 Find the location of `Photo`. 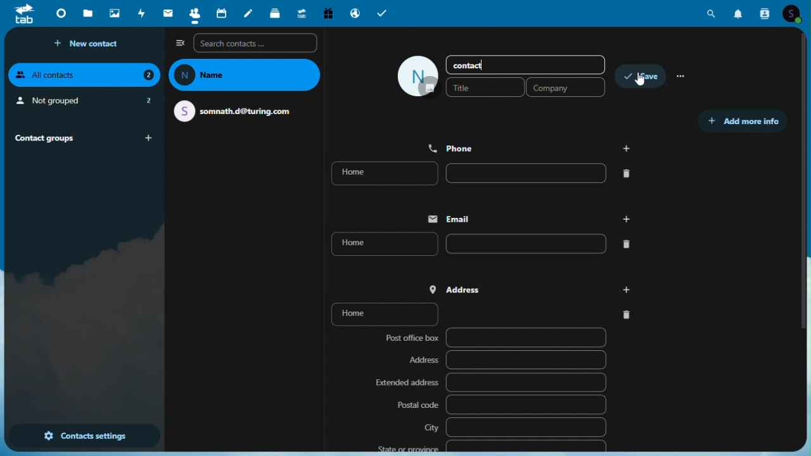

Photo is located at coordinates (114, 13).